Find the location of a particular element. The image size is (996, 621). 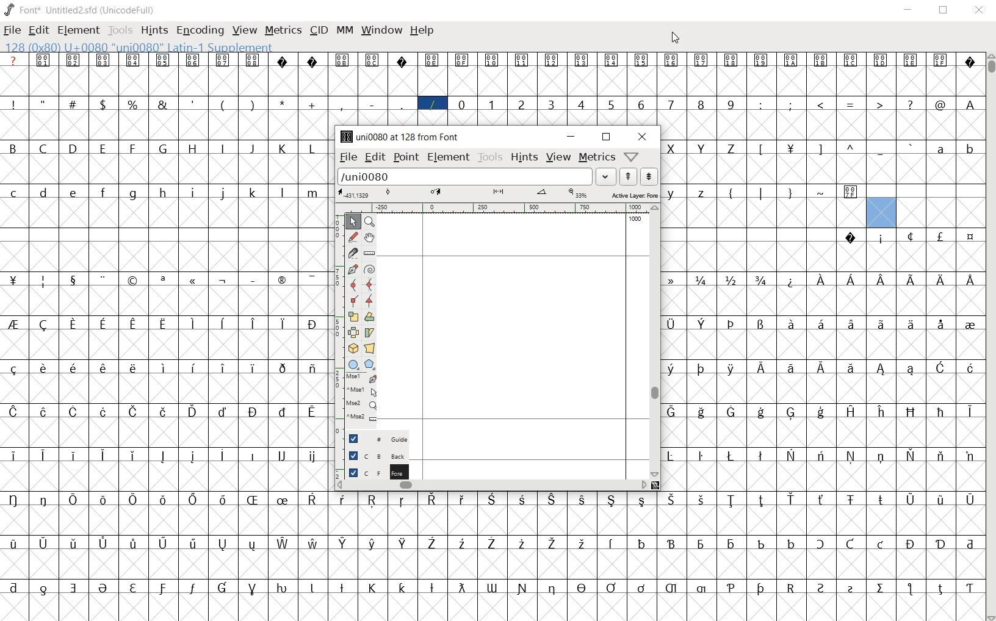

glyph is located at coordinates (280, 280).